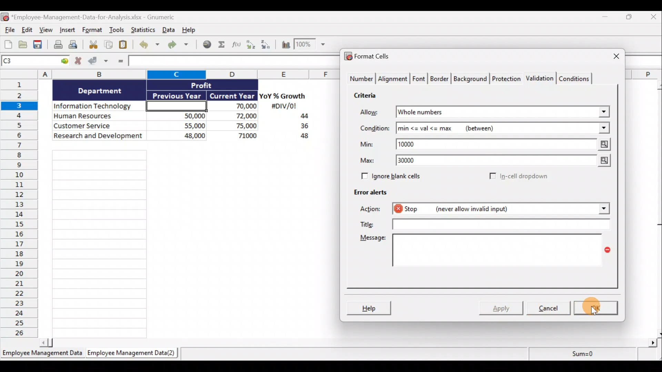 The image size is (662, 372). I want to click on Minimize, so click(608, 18).